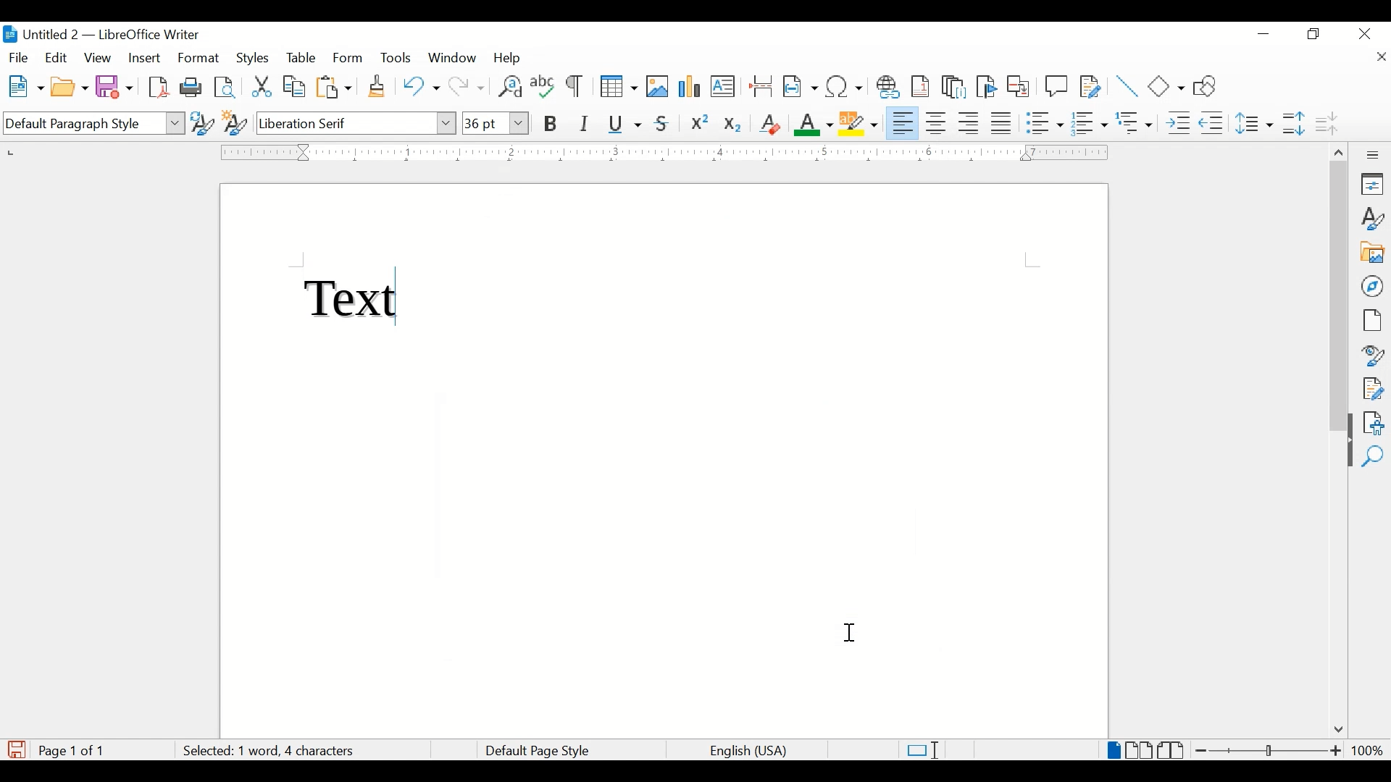  I want to click on copy, so click(296, 87).